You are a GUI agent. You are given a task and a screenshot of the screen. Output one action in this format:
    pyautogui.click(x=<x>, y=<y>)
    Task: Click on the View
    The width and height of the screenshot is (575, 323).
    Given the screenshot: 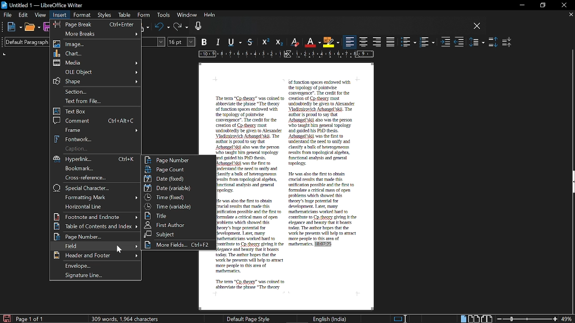 What is the action you would take?
    pyautogui.click(x=40, y=14)
    